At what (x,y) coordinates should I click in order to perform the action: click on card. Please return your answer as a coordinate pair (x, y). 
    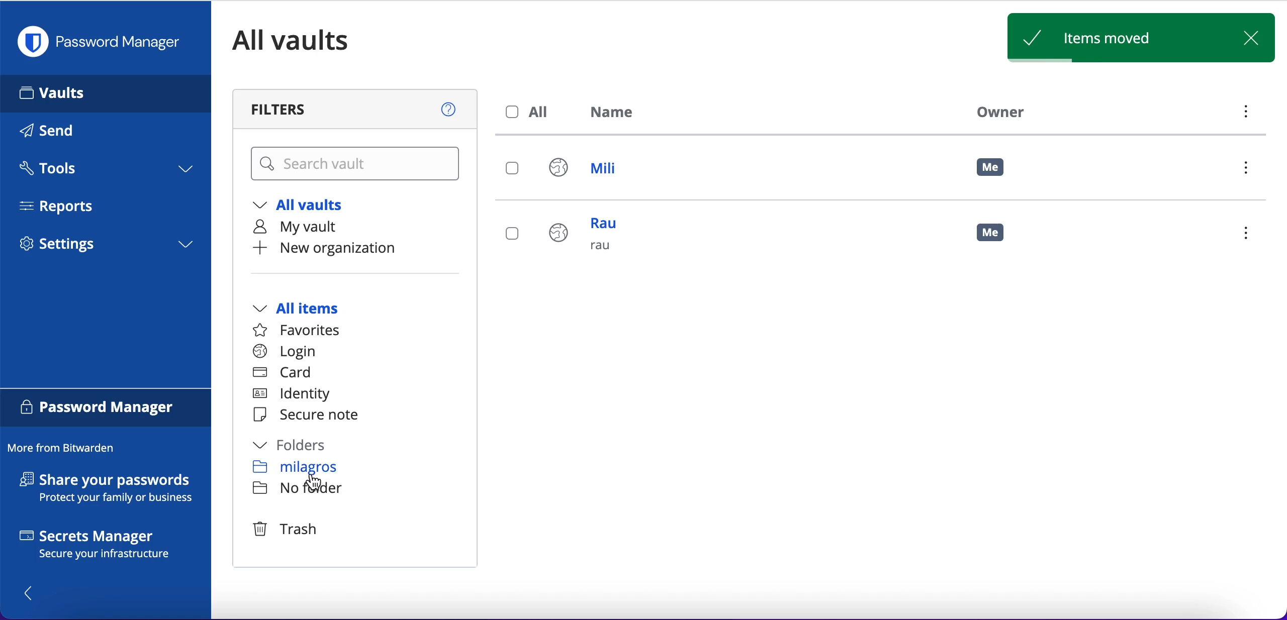
    Looking at the image, I should click on (287, 373).